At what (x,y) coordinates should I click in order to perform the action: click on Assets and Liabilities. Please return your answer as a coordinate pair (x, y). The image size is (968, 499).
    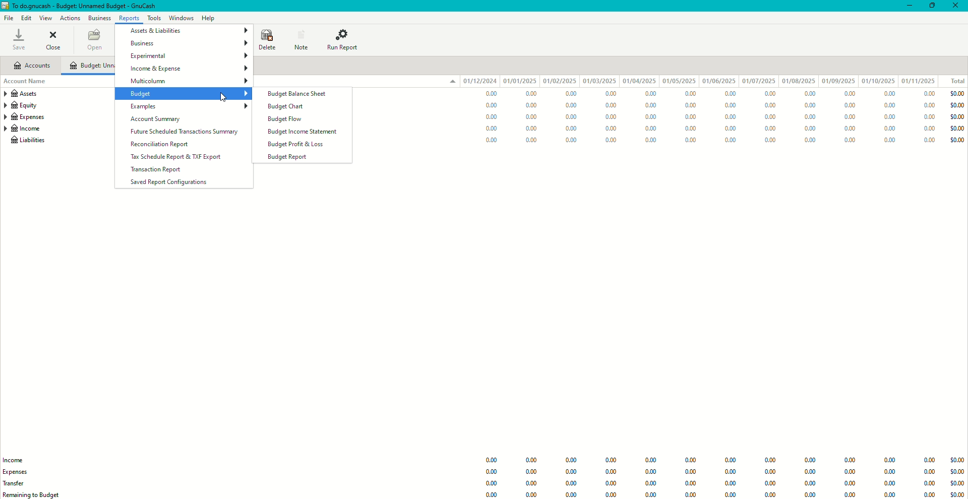
    Looking at the image, I should click on (187, 30).